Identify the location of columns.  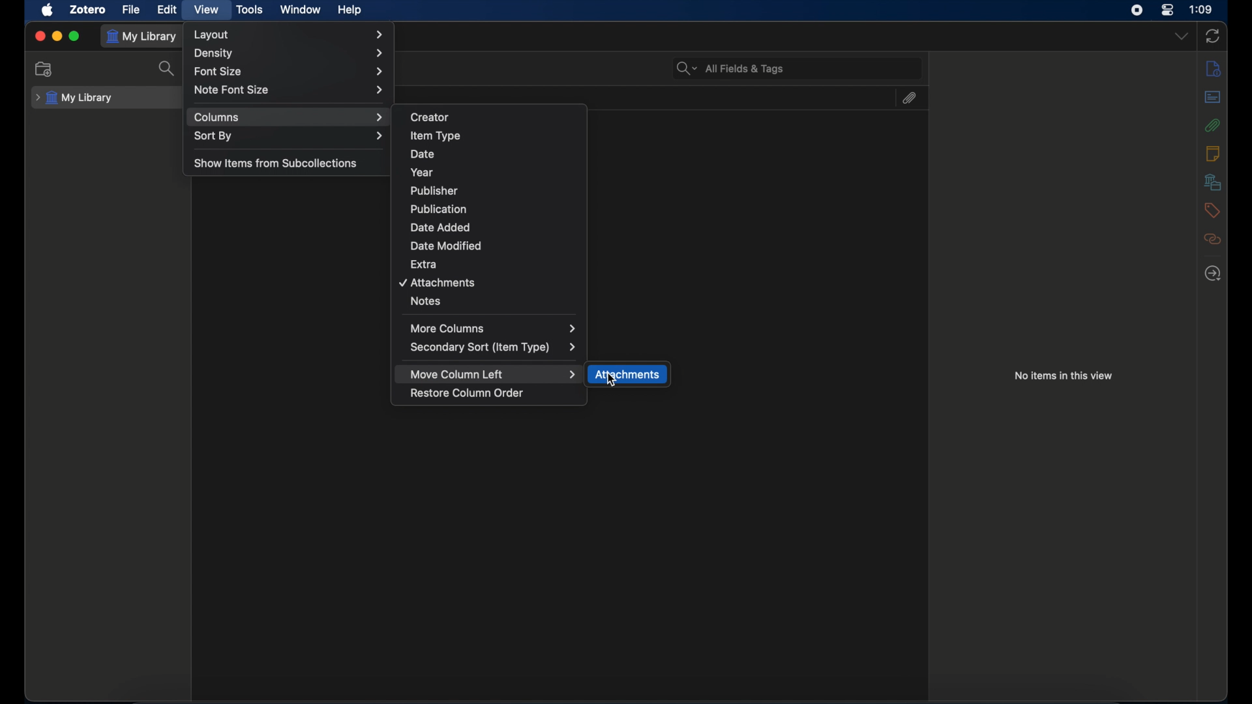
(289, 117).